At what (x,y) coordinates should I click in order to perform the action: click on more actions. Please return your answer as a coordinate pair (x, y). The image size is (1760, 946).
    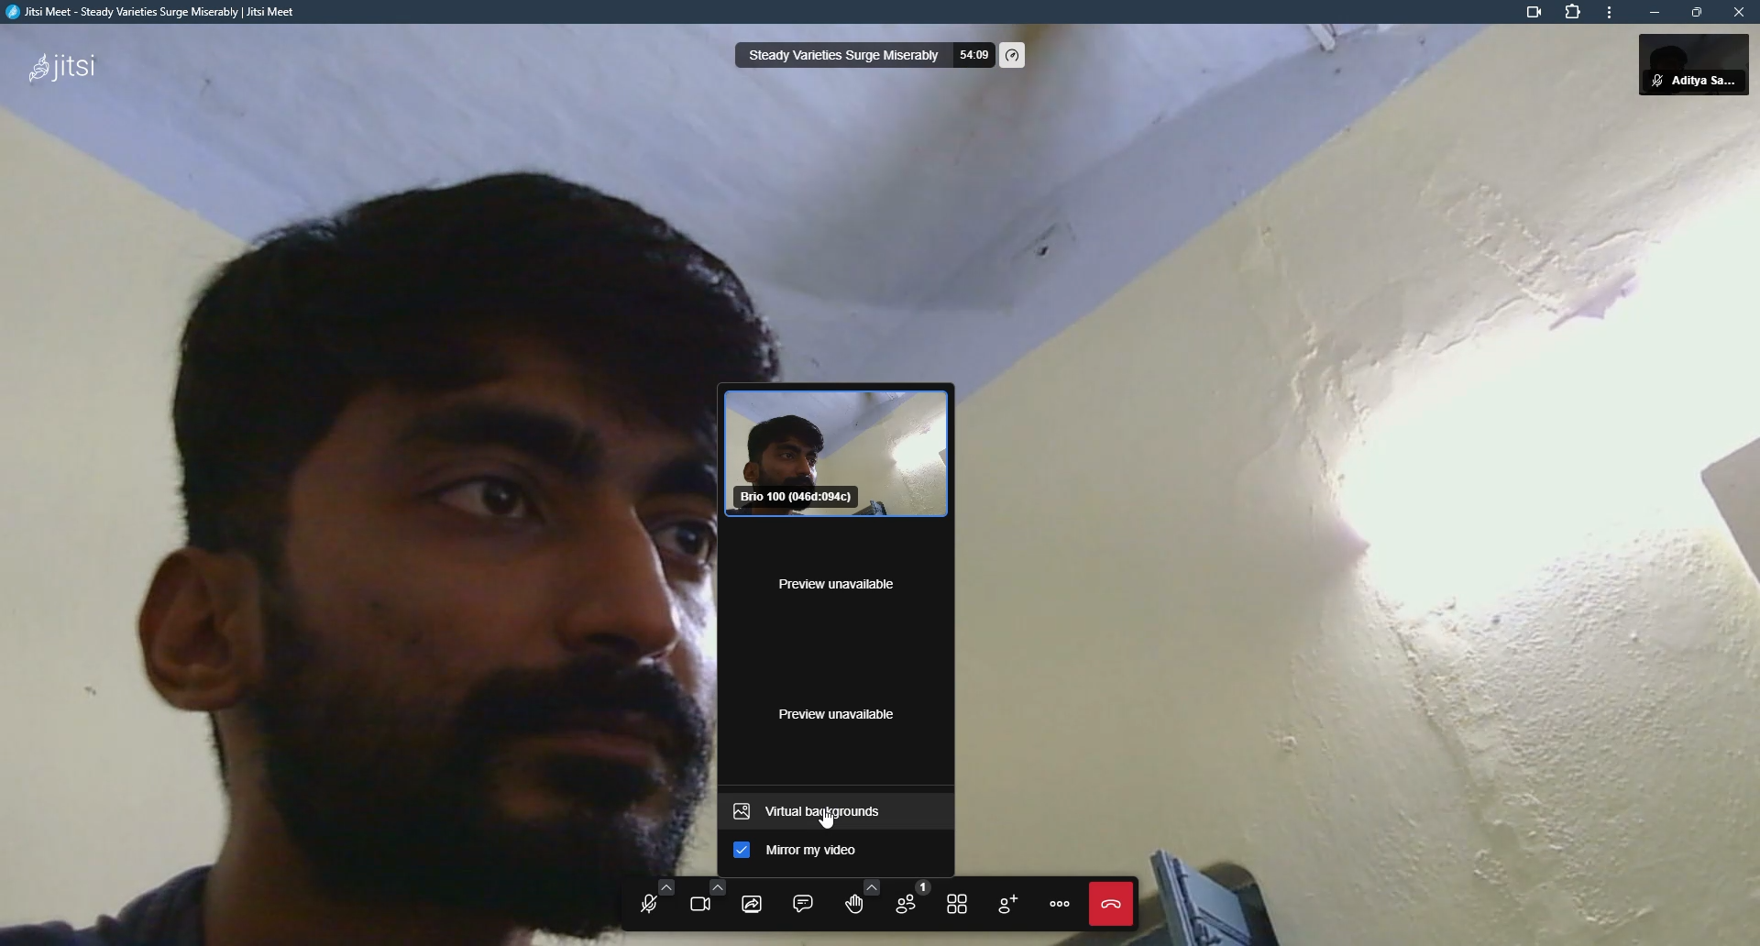
    Looking at the image, I should click on (1060, 904).